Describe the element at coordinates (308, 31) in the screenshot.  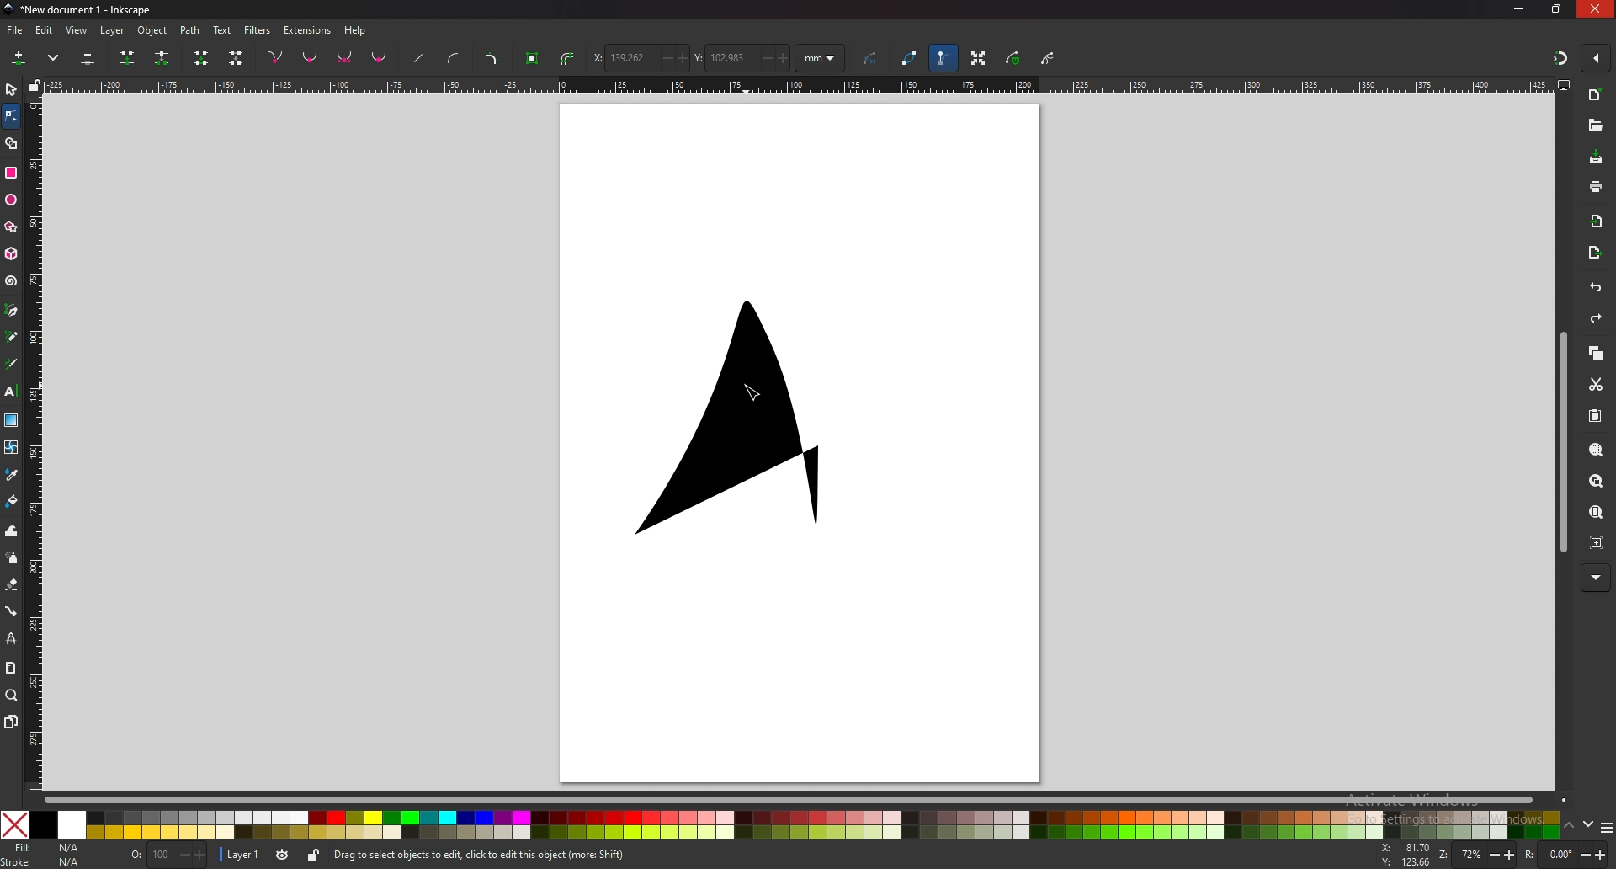
I see `extensions` at that location.